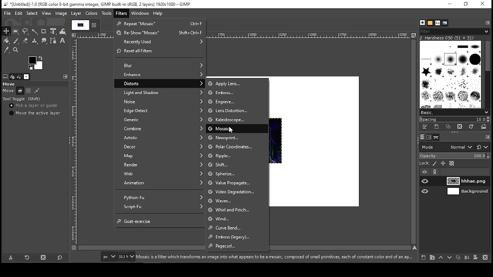  Describe the element at coordinates (85, 25) in the screenshot. I see `project tab` at that location.